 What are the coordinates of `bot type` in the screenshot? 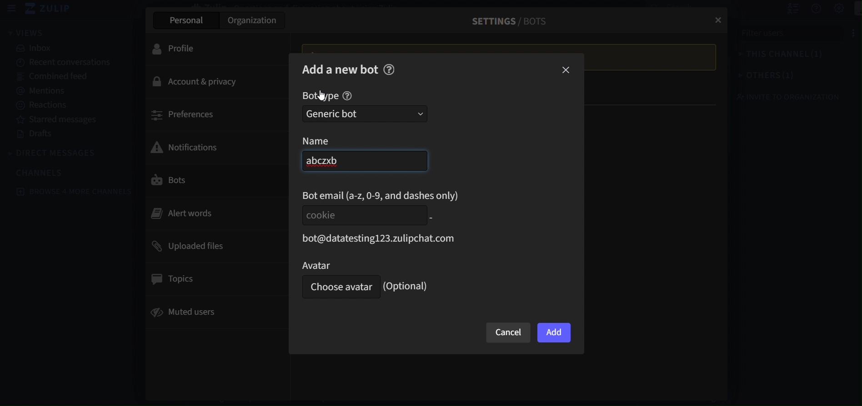 It's located at (320, 96).